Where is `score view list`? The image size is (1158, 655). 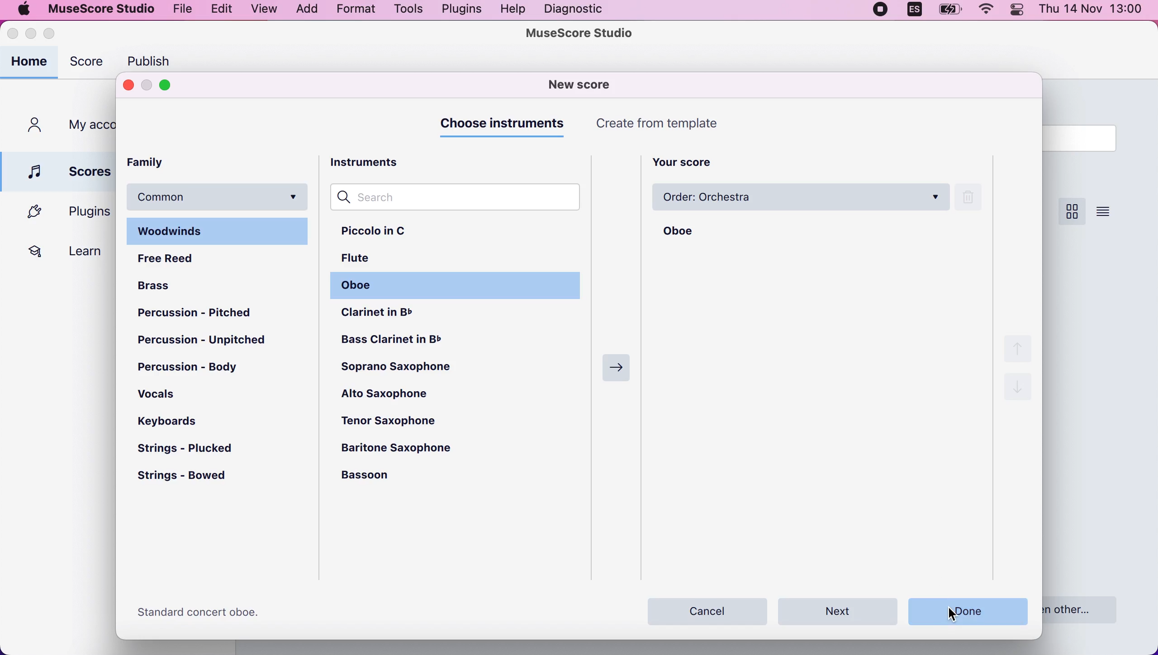
score view list is located at coordinates (1104, 211).